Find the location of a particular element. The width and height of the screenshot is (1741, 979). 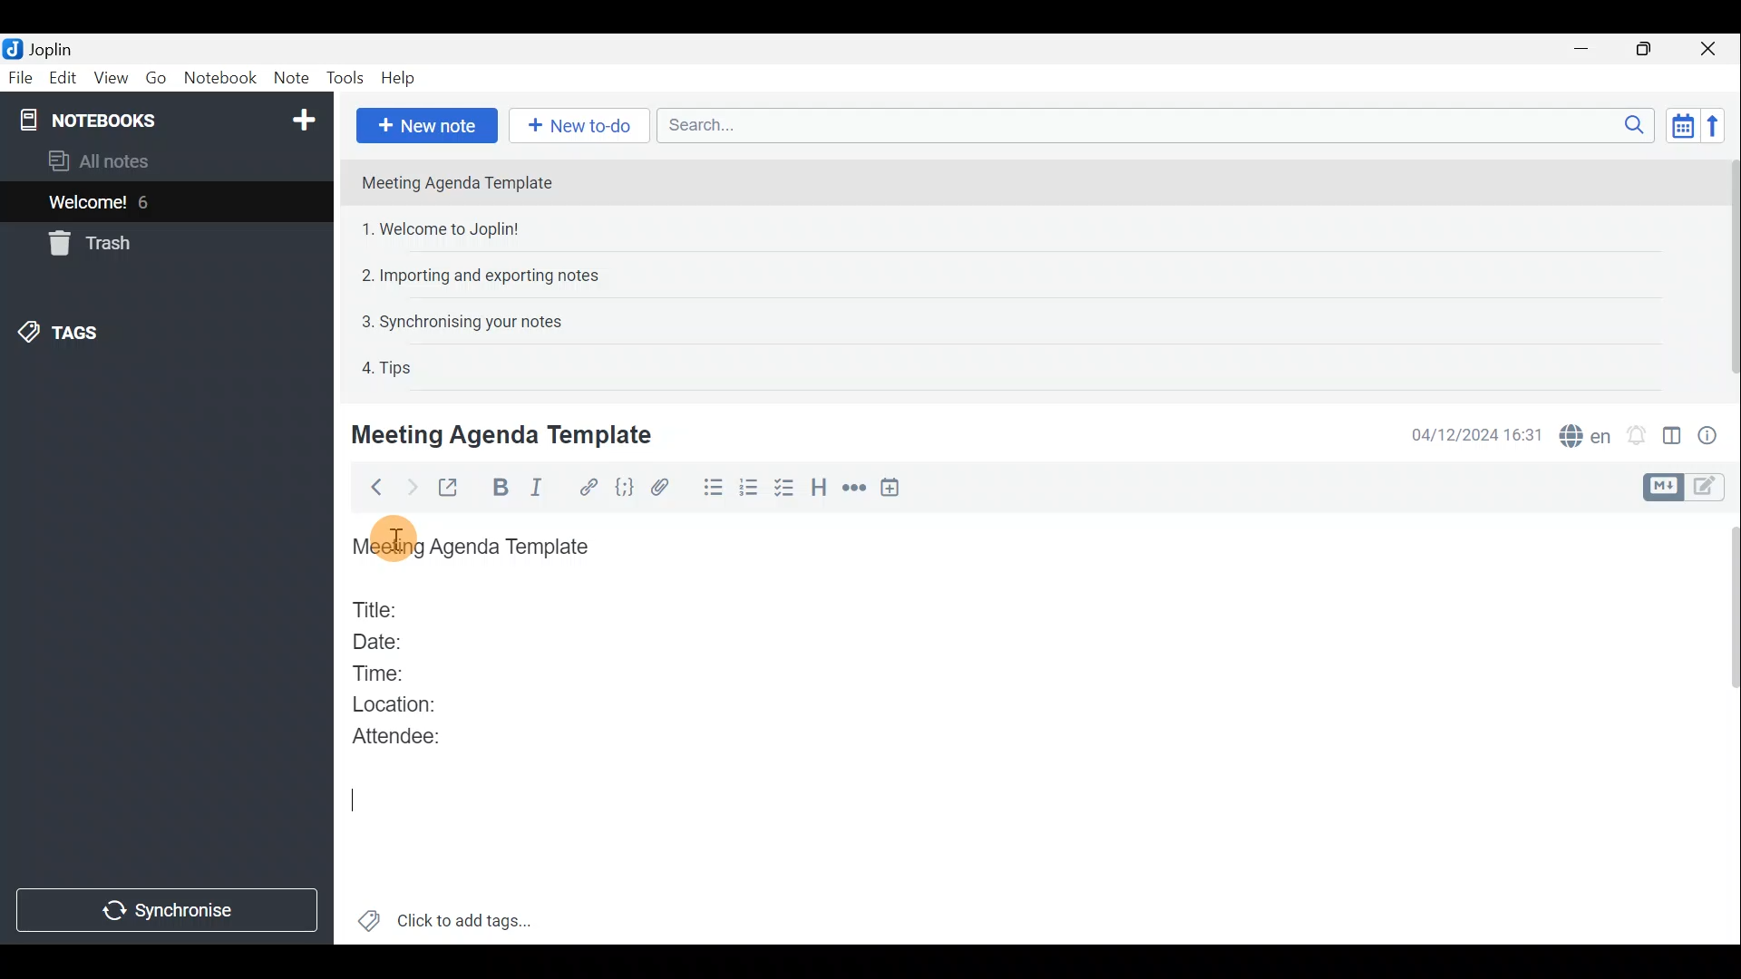

Back is located at coordinates (371, 490).